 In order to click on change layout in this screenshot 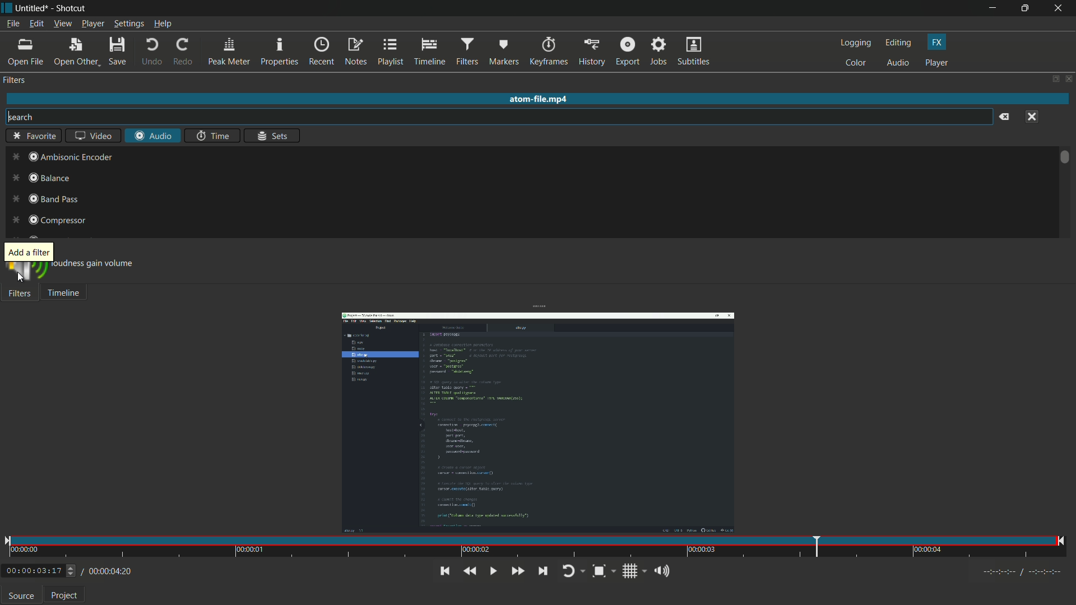, I will do `click(1051, 78)`.